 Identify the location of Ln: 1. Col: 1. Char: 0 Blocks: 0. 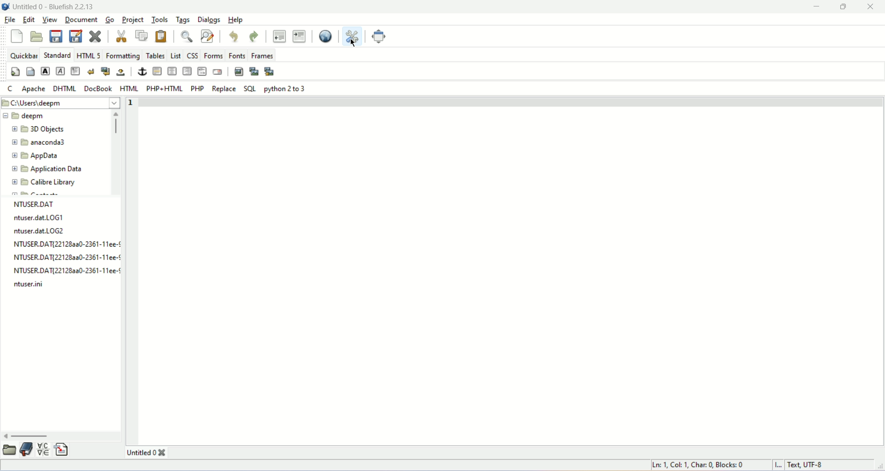
(700, 464).